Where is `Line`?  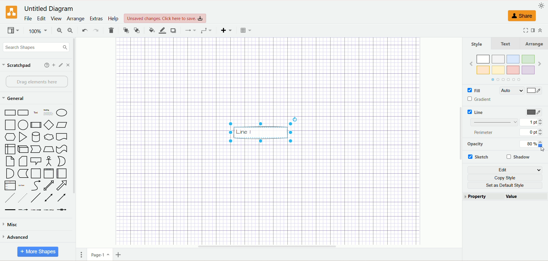
Line is located at coordinates (36, 198).